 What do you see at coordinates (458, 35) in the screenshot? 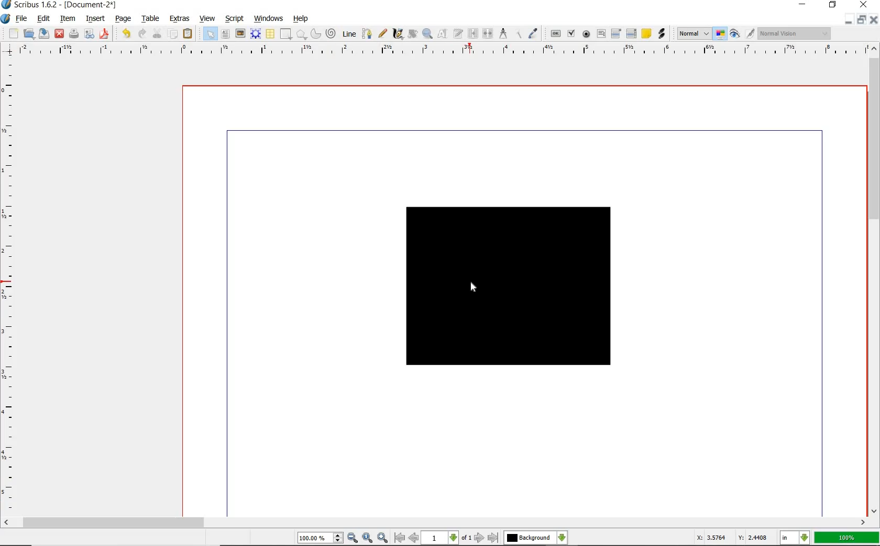
I see `edit text with story editor` at bounding box center [458, 35].